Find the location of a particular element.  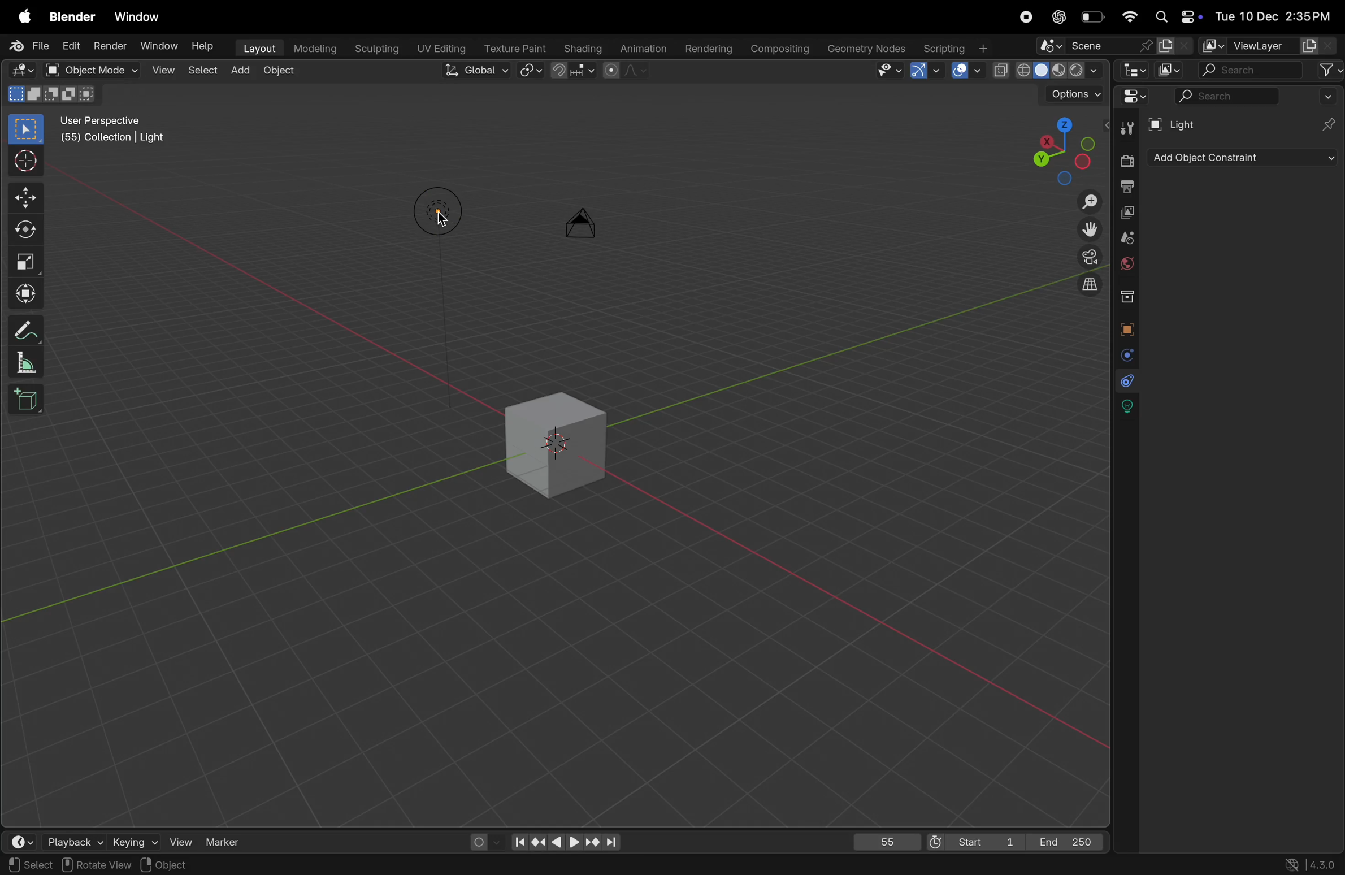

cube is located at coordinates (29, 404).